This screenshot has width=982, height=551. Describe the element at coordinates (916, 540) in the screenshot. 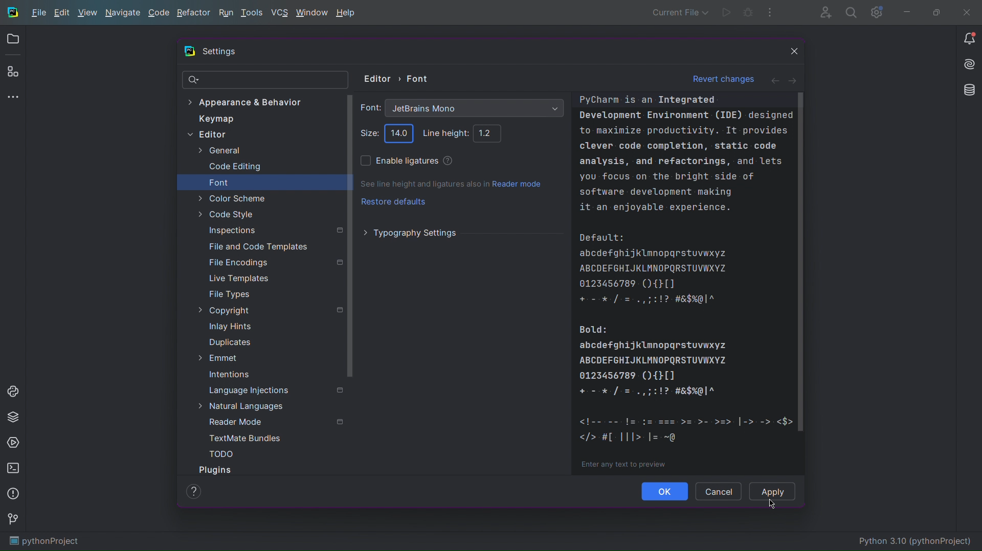

I see `Python 3.10 (pythonProject)` at that location.